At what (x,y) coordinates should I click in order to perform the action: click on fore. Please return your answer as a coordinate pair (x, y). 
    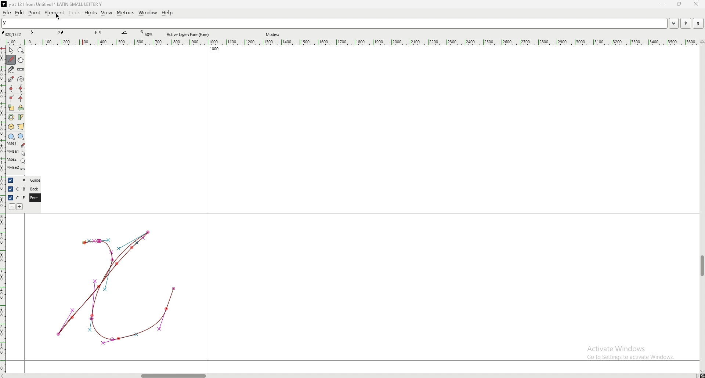
    Looking at the image, I should click on (34, 198).